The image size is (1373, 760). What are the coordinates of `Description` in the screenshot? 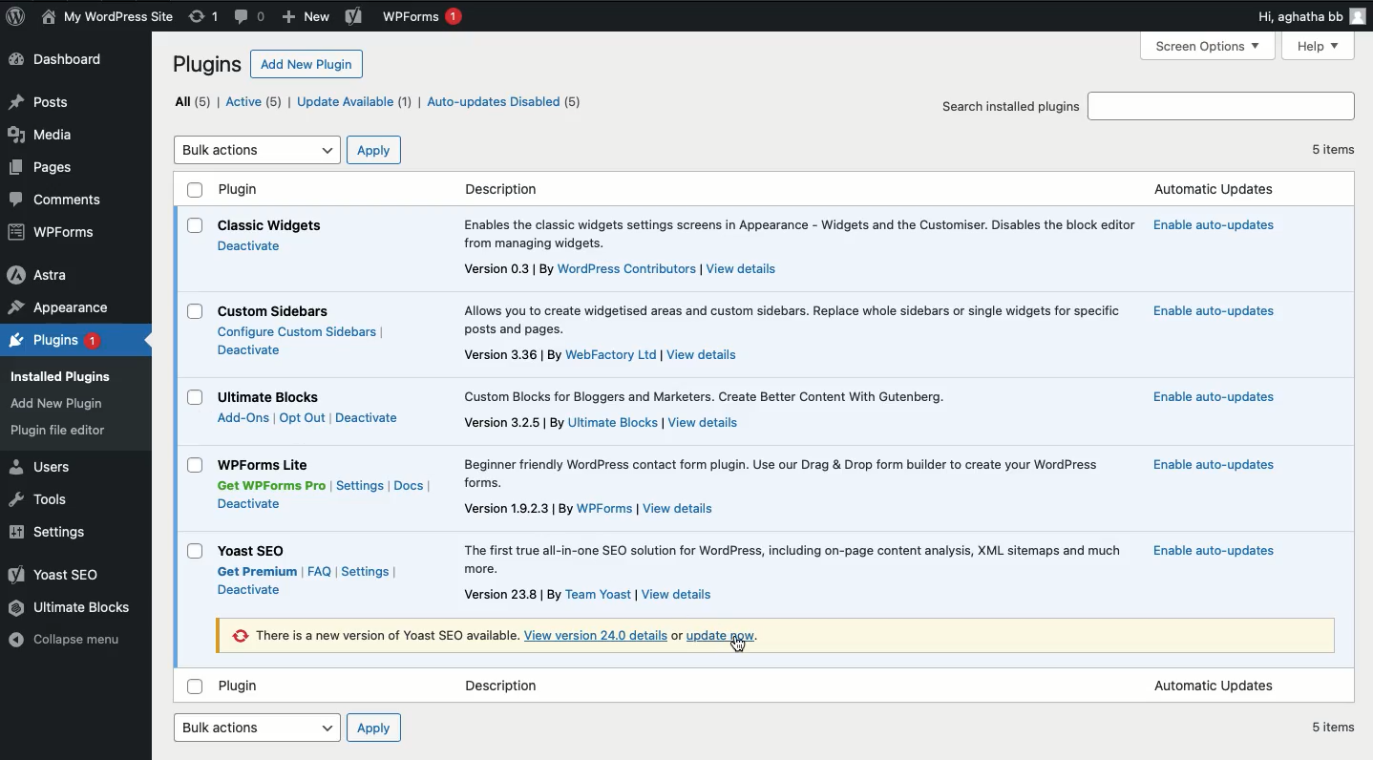 It's located at (622, 270).